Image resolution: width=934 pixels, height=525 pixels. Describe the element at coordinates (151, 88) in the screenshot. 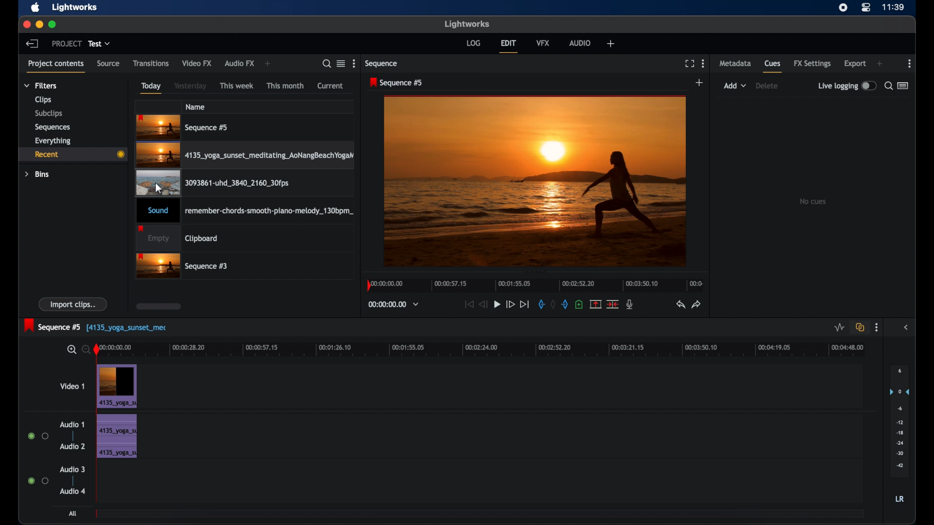

I see `today` at that location.